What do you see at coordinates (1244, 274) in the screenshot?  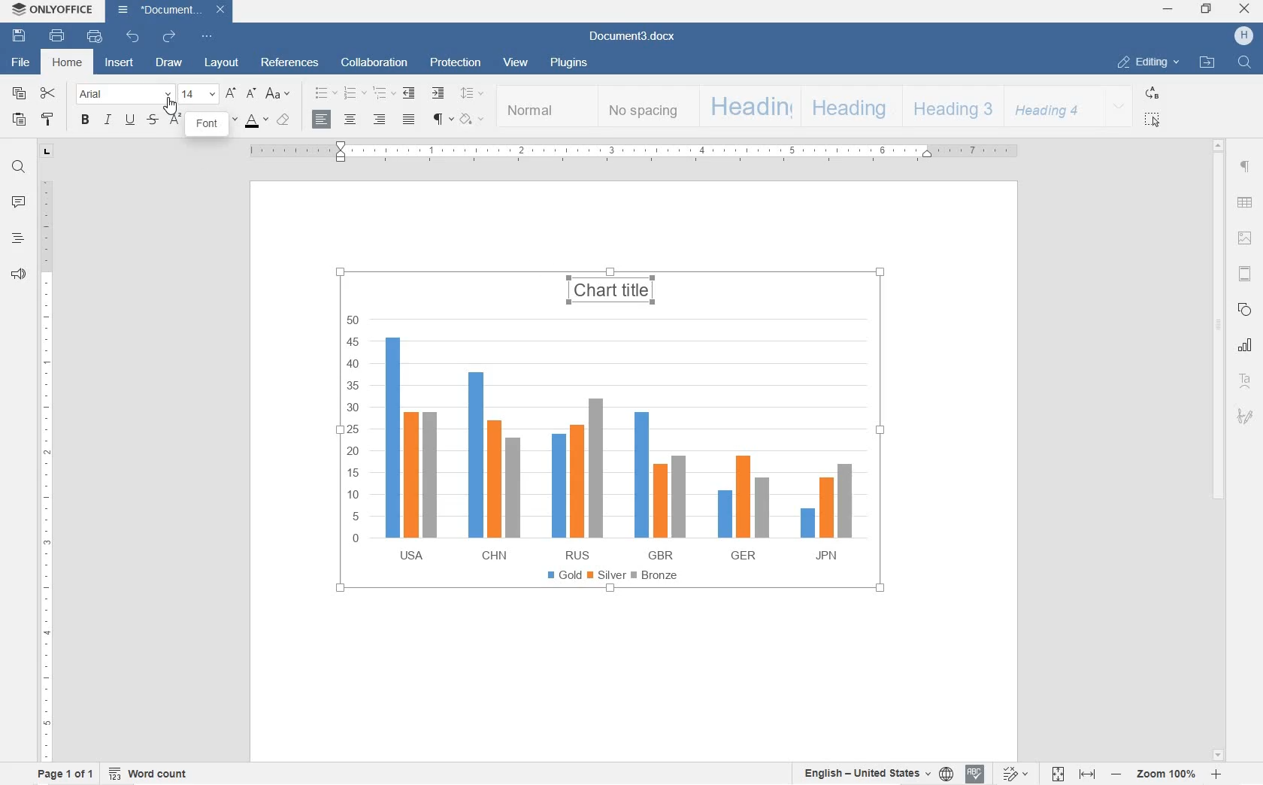 I see `HEADER & FOOTERS` at bounding box center [1244, 274].